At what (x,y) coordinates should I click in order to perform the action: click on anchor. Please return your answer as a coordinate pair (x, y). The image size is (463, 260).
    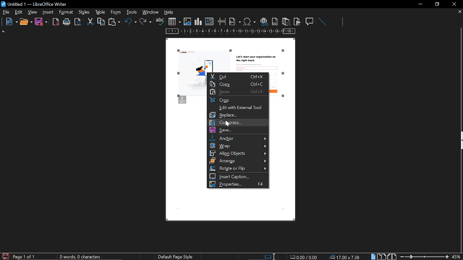
    Looking at the image, I should click on (238, 138).